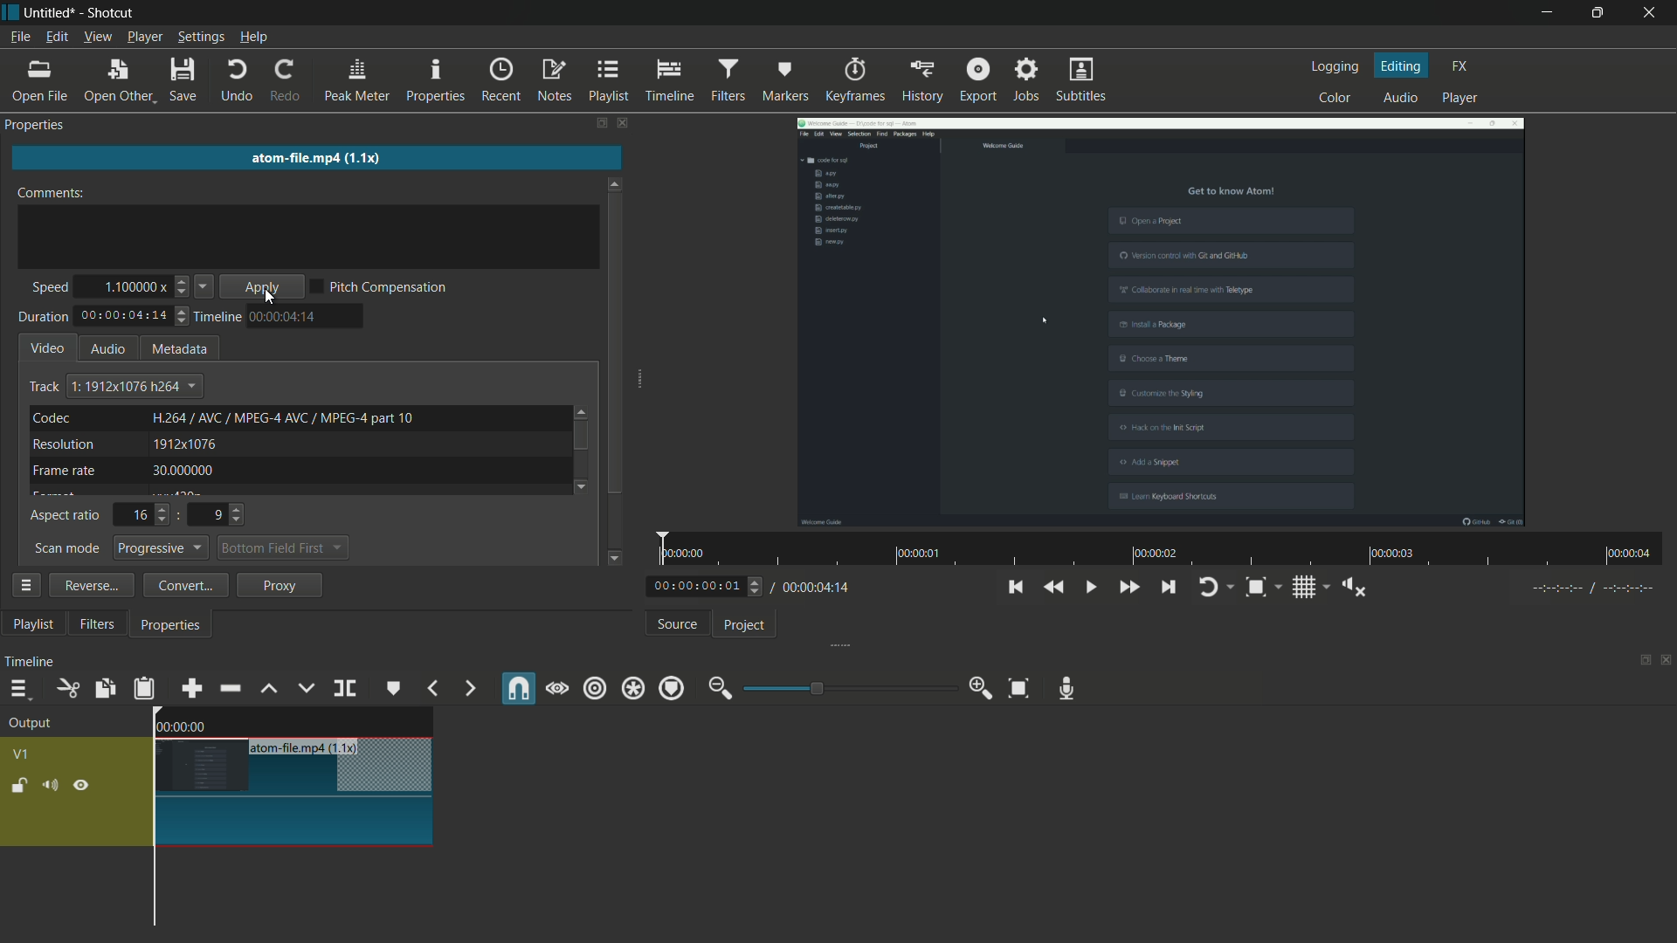  What do you see at coordinates (978, 79) in the screenshot?
I see `export` at bounding box center [978, 79].